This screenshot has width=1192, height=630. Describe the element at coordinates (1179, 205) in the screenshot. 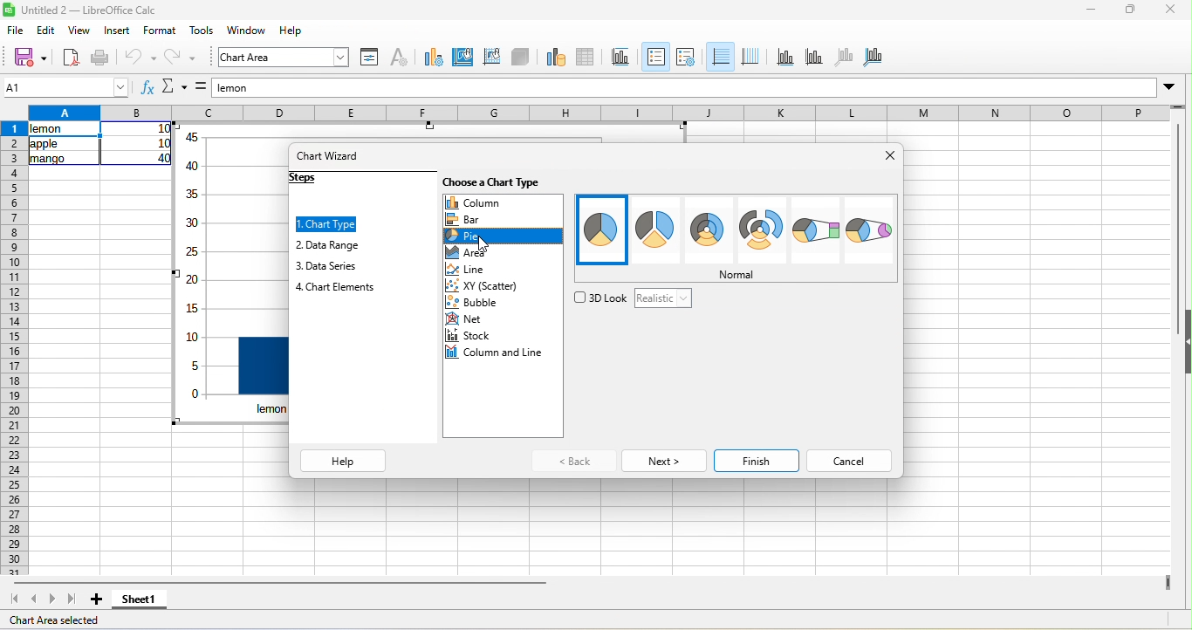

I see `vertical scroll bar` at that location.